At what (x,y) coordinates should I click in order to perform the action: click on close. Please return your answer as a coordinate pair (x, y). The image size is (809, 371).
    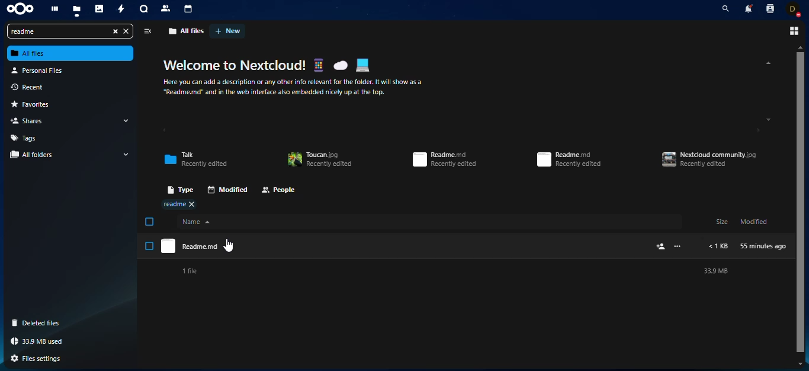
    Looking at the image, I should click on (126, 31).